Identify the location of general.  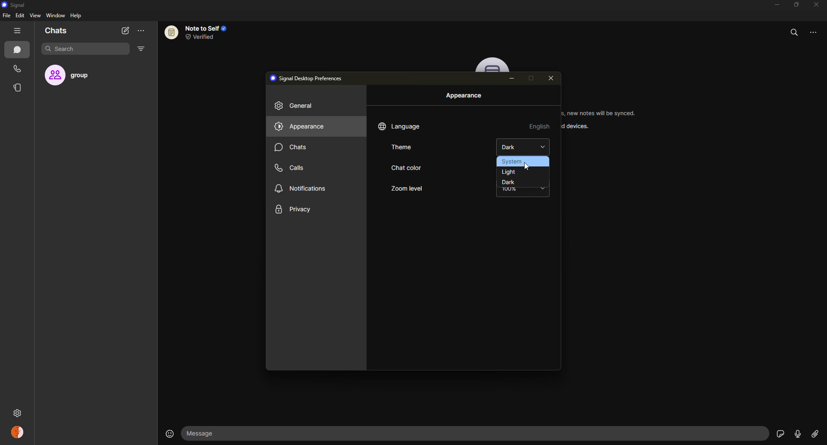
(297, 106).